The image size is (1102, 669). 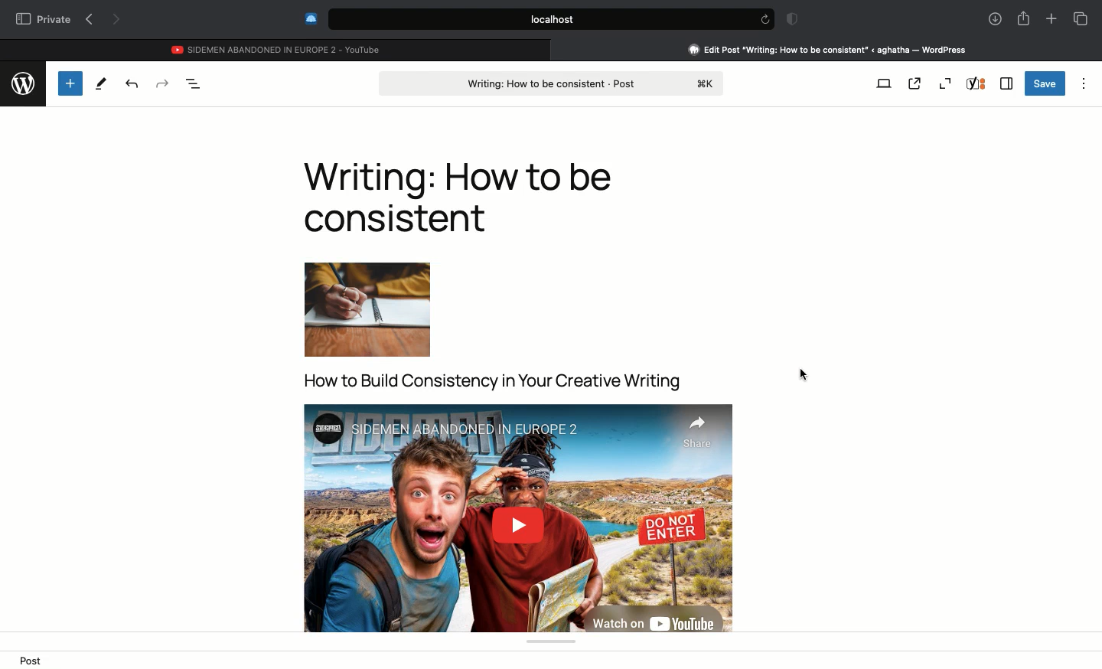 What do you see at coordinates (118, 21) in the screenshot?
I see `Next page` at bounding box center [118, 21].